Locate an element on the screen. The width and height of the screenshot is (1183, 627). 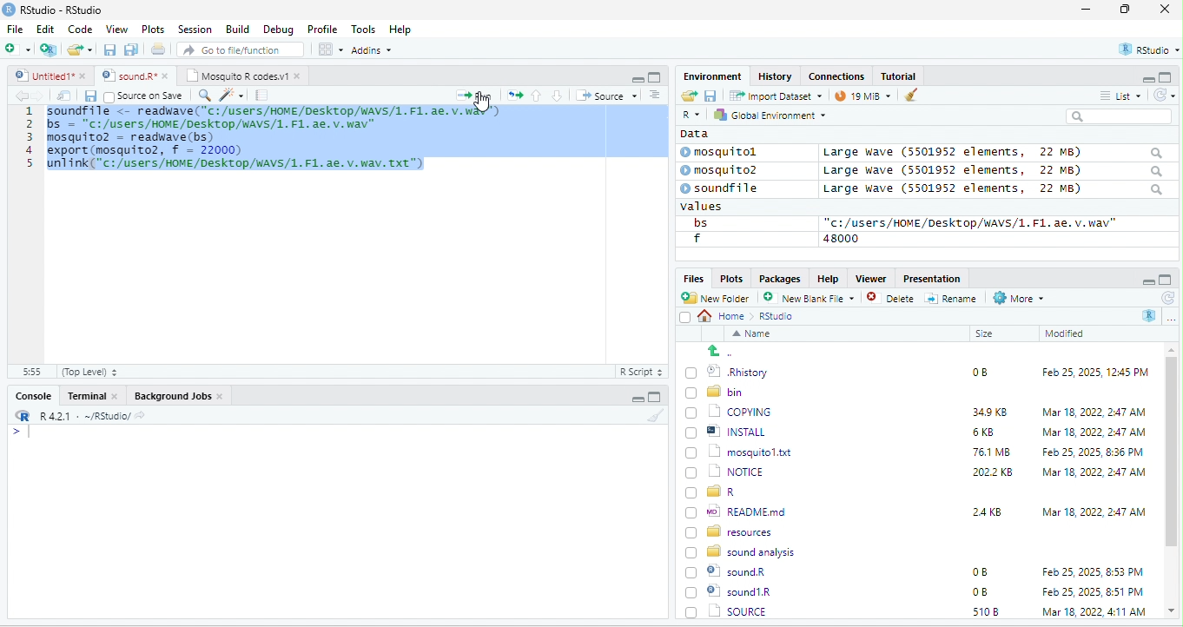
search is located at coordinates (204, 94).